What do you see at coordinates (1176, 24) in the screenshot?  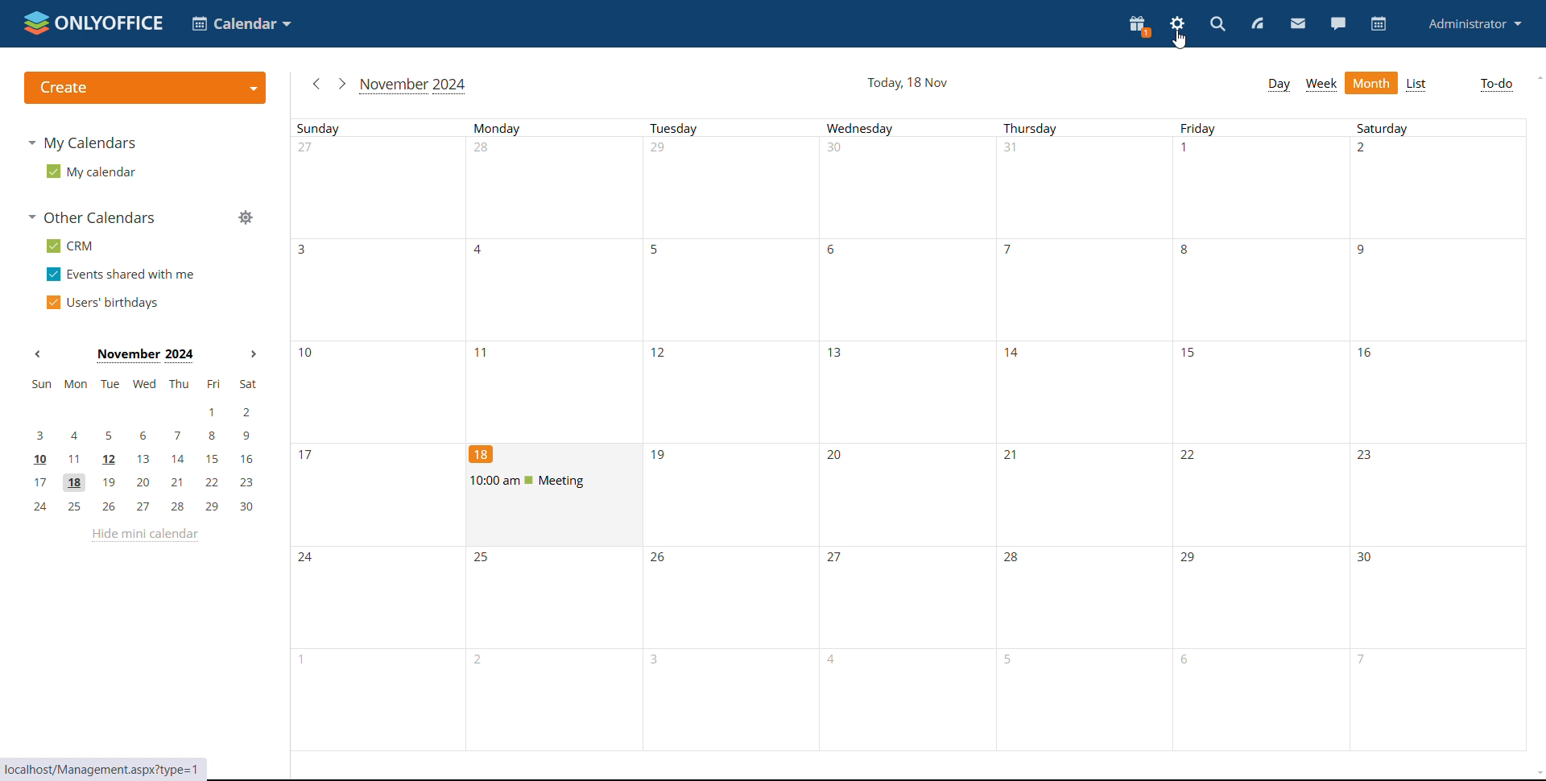 I see `settings` at bounding box center [1176, 24].